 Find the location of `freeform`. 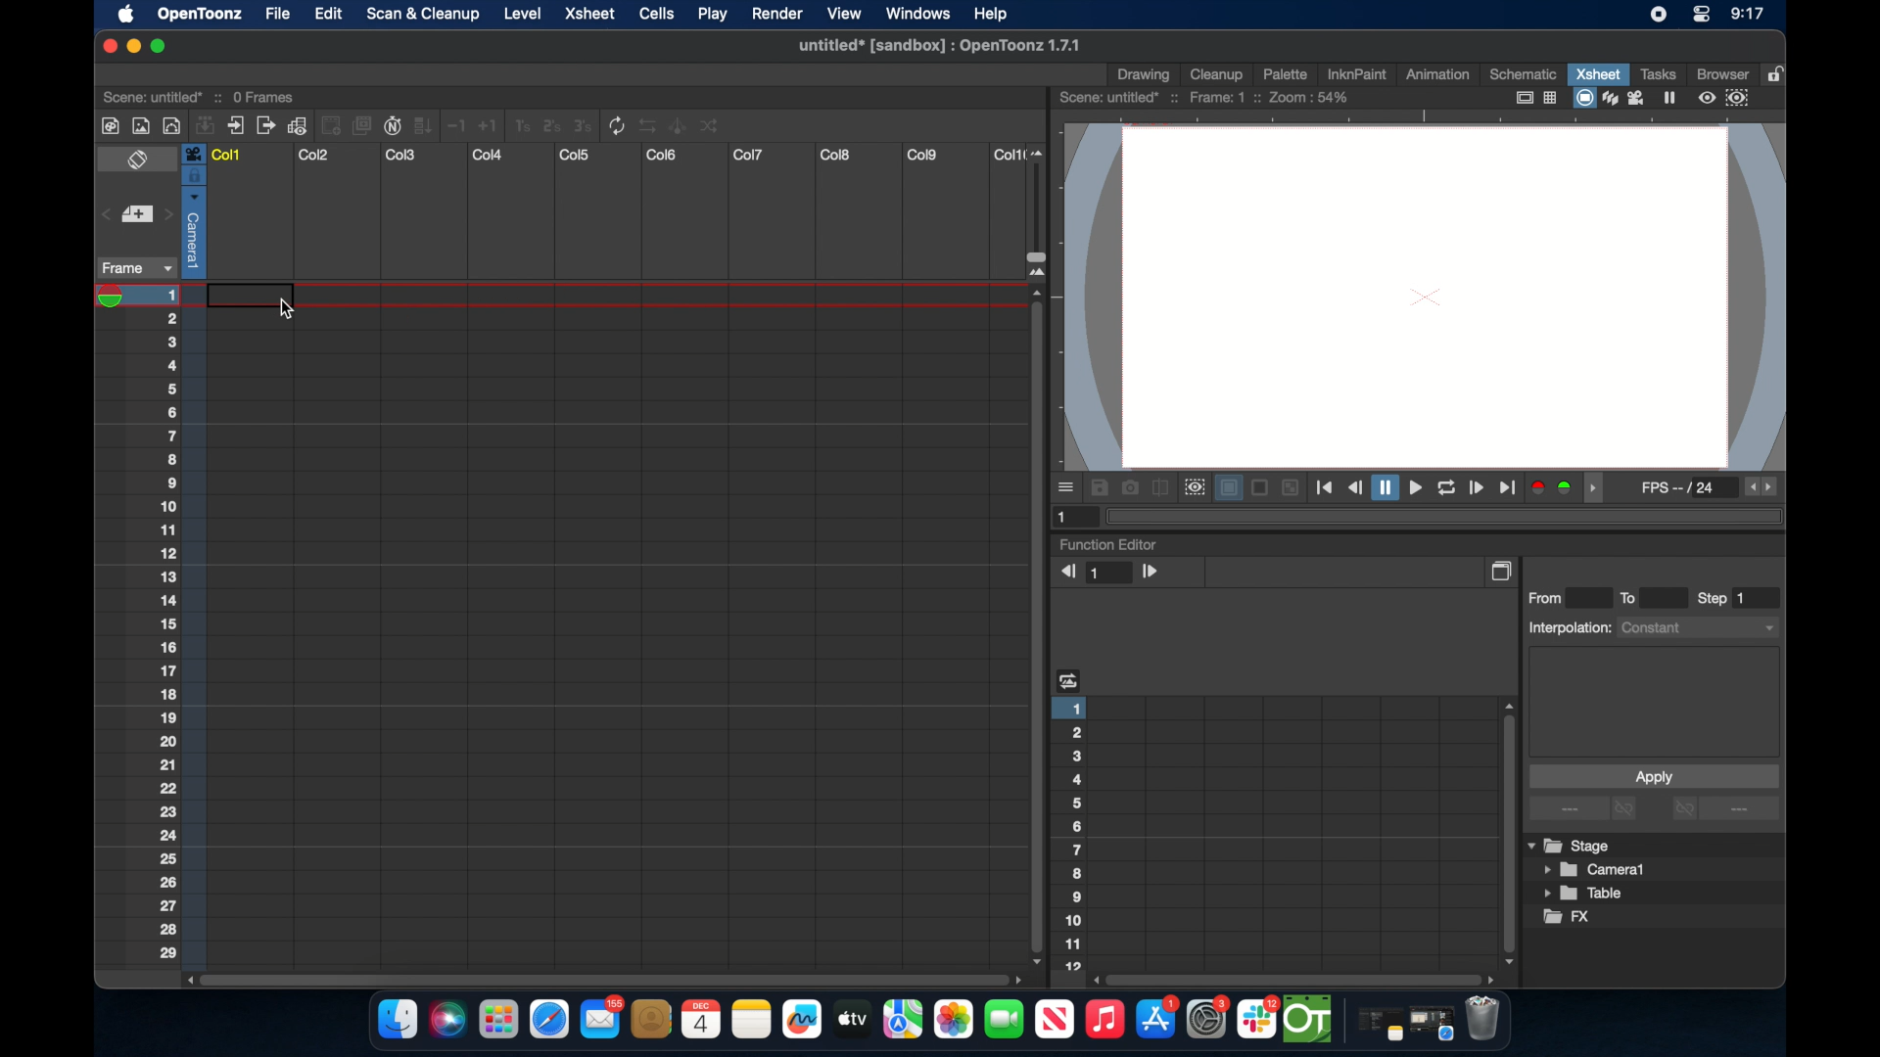

freeform is located at coordinates (803, 1020).